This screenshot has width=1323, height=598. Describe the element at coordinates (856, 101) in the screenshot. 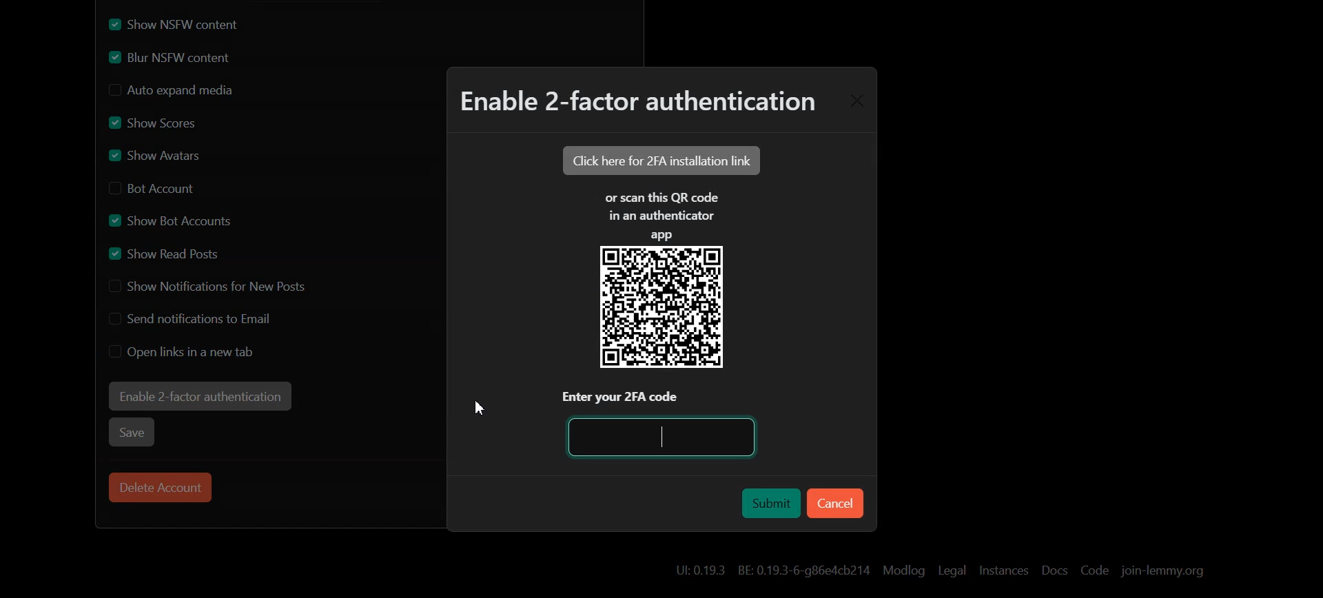

I see `Close` at that location.